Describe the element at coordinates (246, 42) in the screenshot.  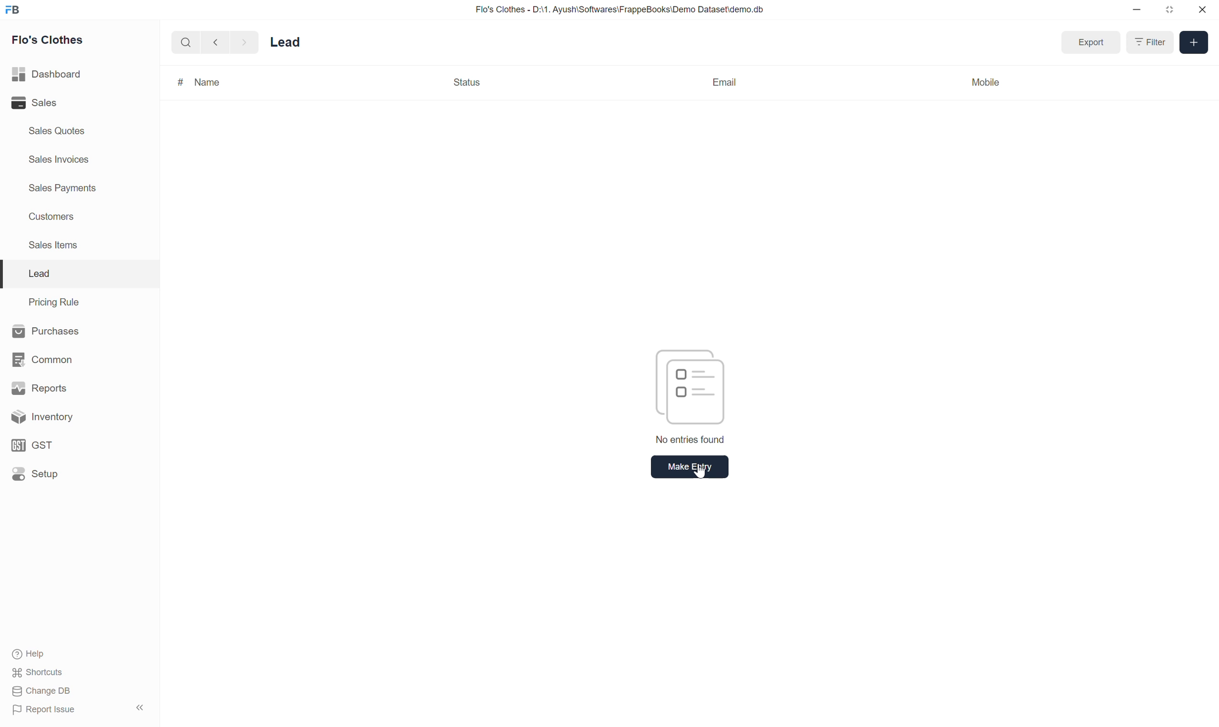
I see `FORWARD` at that location.